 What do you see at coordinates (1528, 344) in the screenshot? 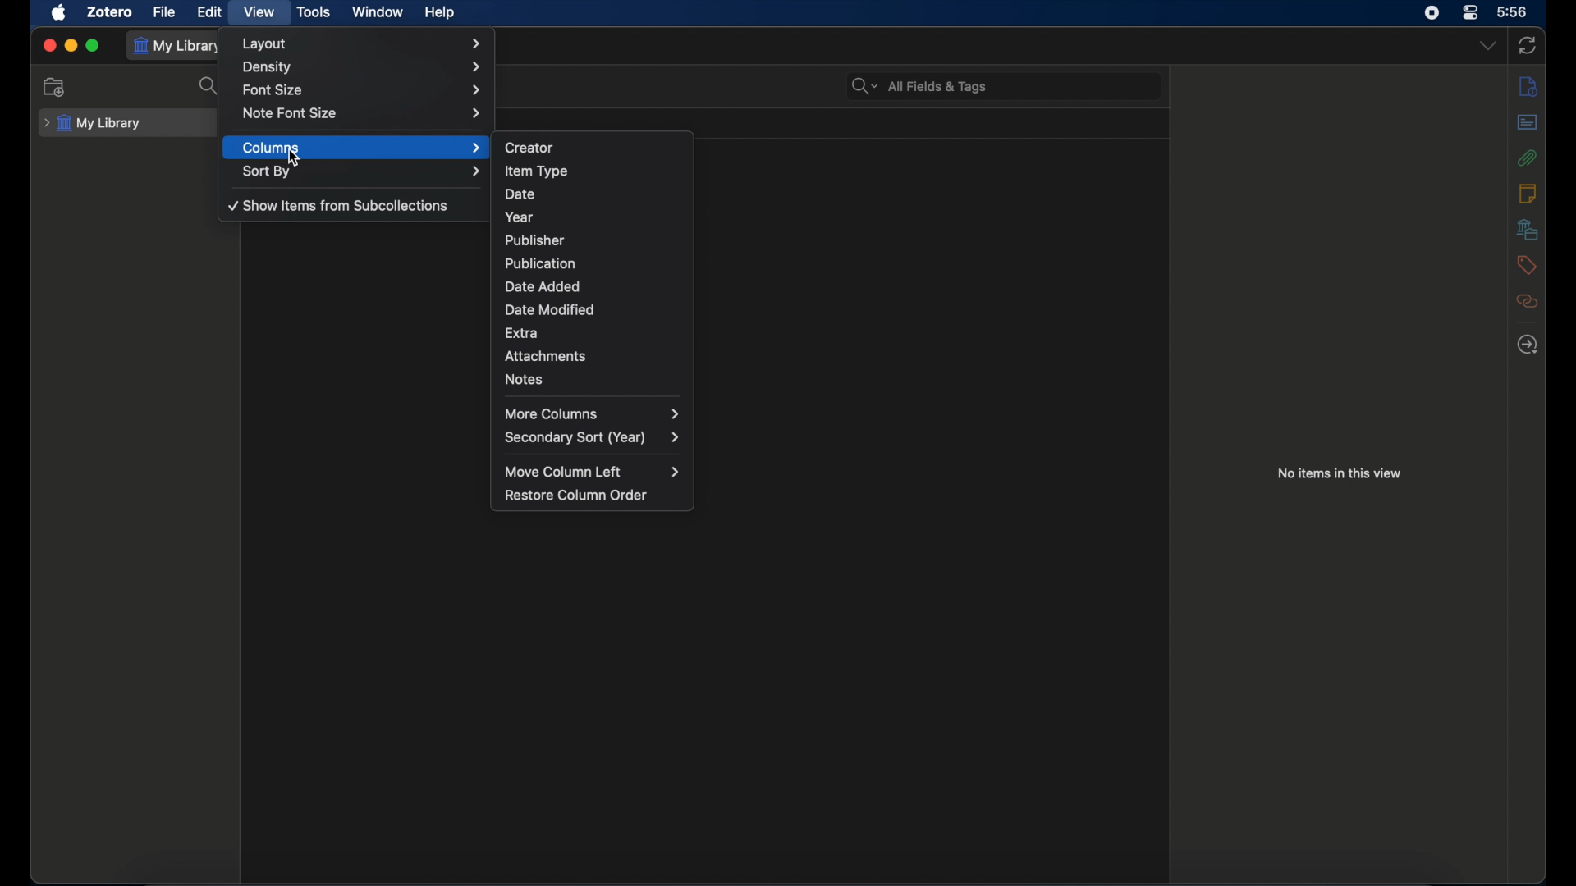
I see `locate` at bounding box center [1528, 344].